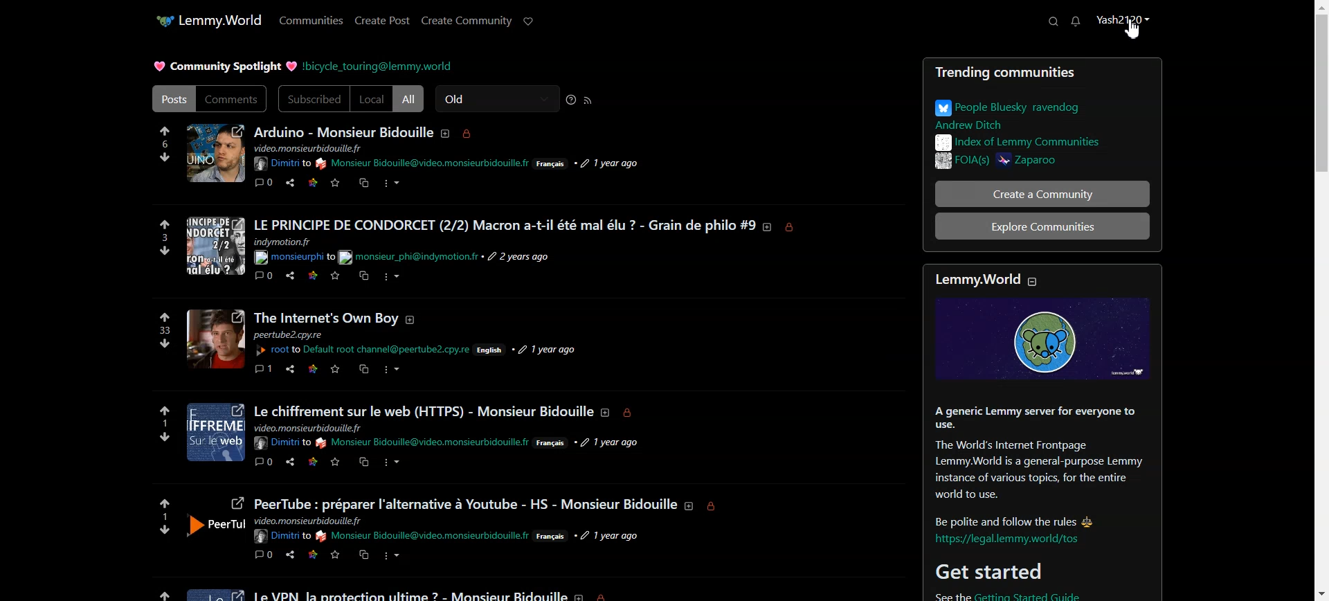 The width and height of the screenshot is (1329, 601). What do you see at coordinates (164, 515) in the screenshot?
I see `1` at bounding box center [164, 515].